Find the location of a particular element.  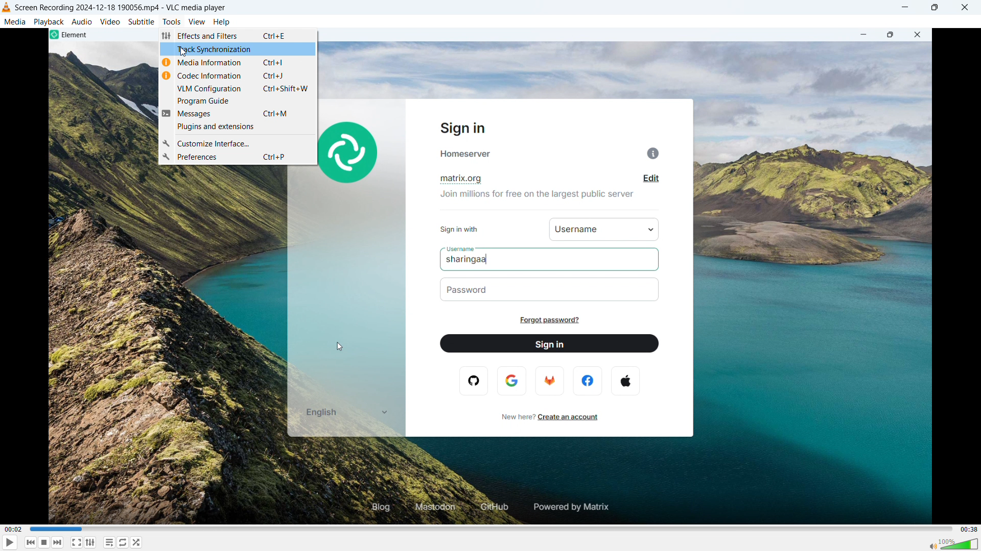

minimize is located at coordinates (903, 7).